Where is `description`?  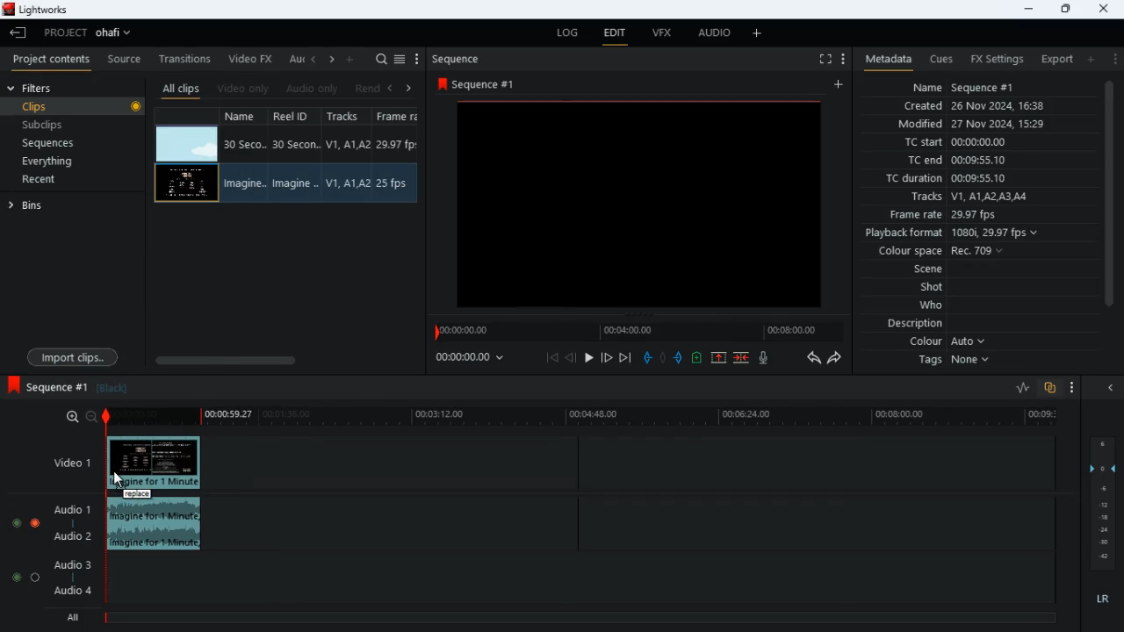 description is located at coordinates (916, 324).